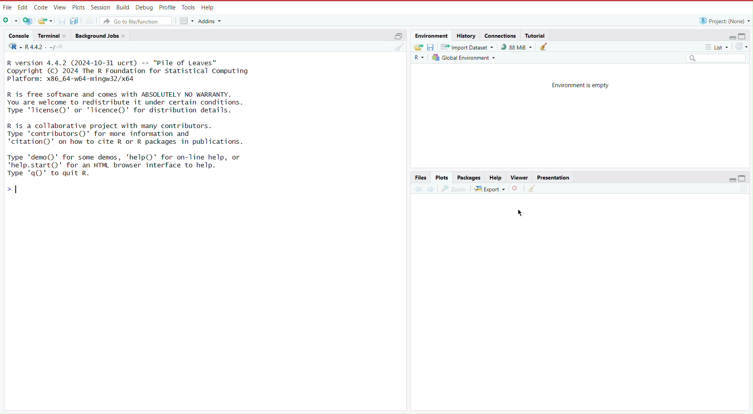 Image resolution: width=753 pixels, height=414 pixels. Describe the element at coordinates (468, 47) in the screenshot. I see `Import Dataset` at that location.